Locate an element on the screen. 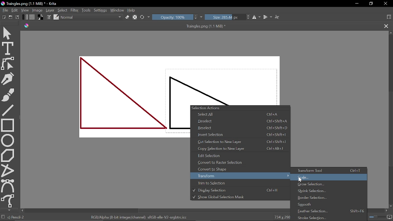 The image size is (393, 221). Cursor is located at coordinates (301, 180).